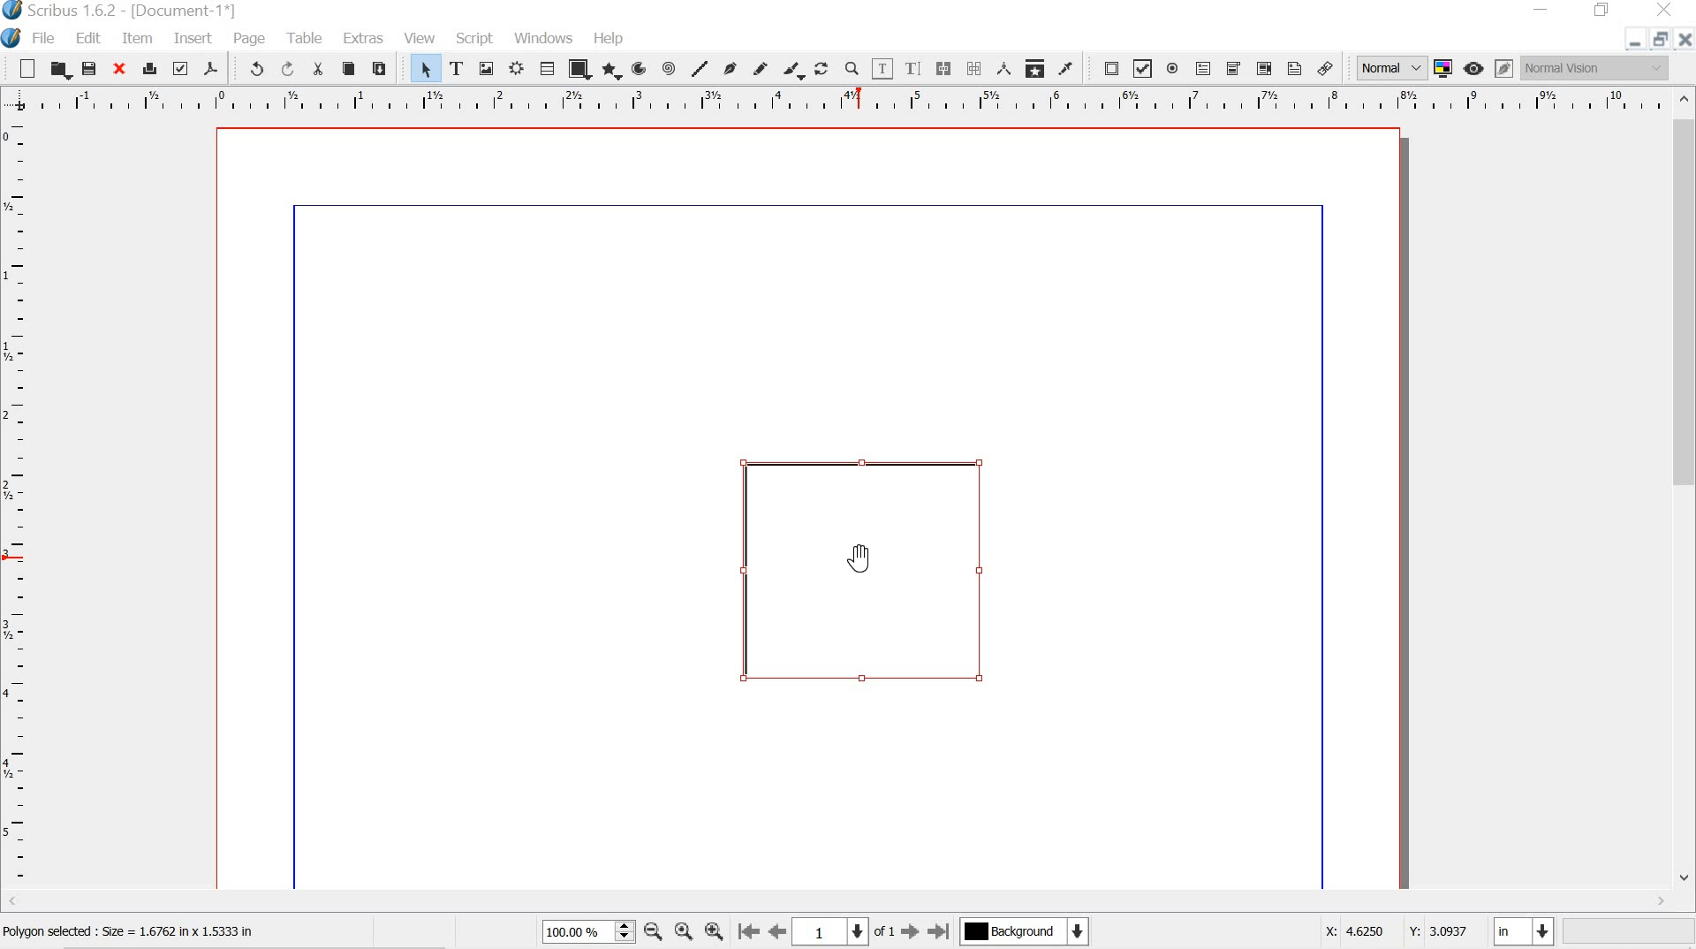  What do you see at coordinates (17, 513) in the screenshot?
I see `ruler` at bounding box center [17, 513].